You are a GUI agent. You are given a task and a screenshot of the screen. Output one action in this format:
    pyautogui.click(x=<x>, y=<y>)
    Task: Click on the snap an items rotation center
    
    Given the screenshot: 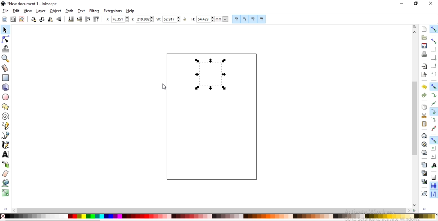 What is the action you would take?
    pyautogui.click(x=433, y=156)
    